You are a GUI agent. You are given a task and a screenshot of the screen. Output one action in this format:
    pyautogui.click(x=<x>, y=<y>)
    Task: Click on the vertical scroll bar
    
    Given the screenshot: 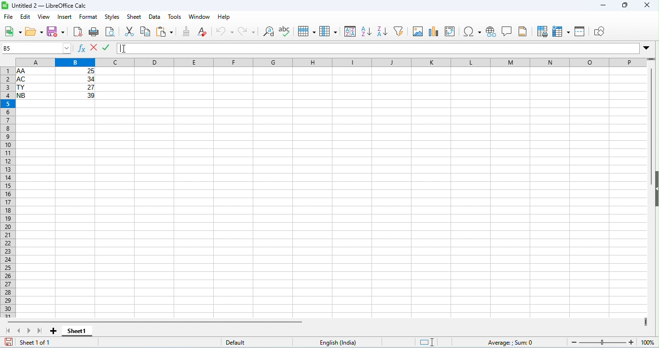 What is the action you would take?
    pyautogui.click(x=653, y=117)
    